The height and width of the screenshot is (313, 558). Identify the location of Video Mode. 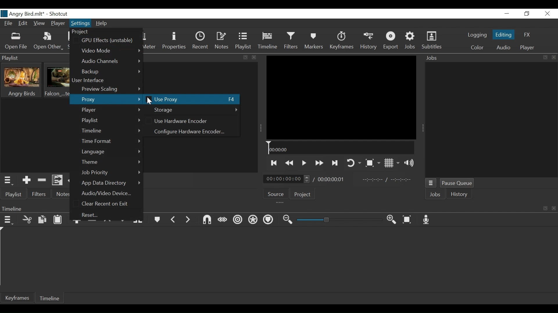
(110, 51).